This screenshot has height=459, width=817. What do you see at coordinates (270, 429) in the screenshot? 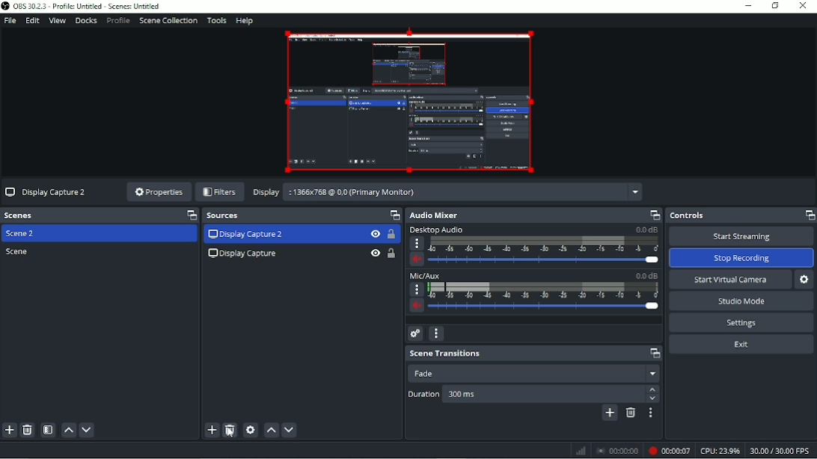
I see `Move source(s) up` at bounding box center [270, 429].